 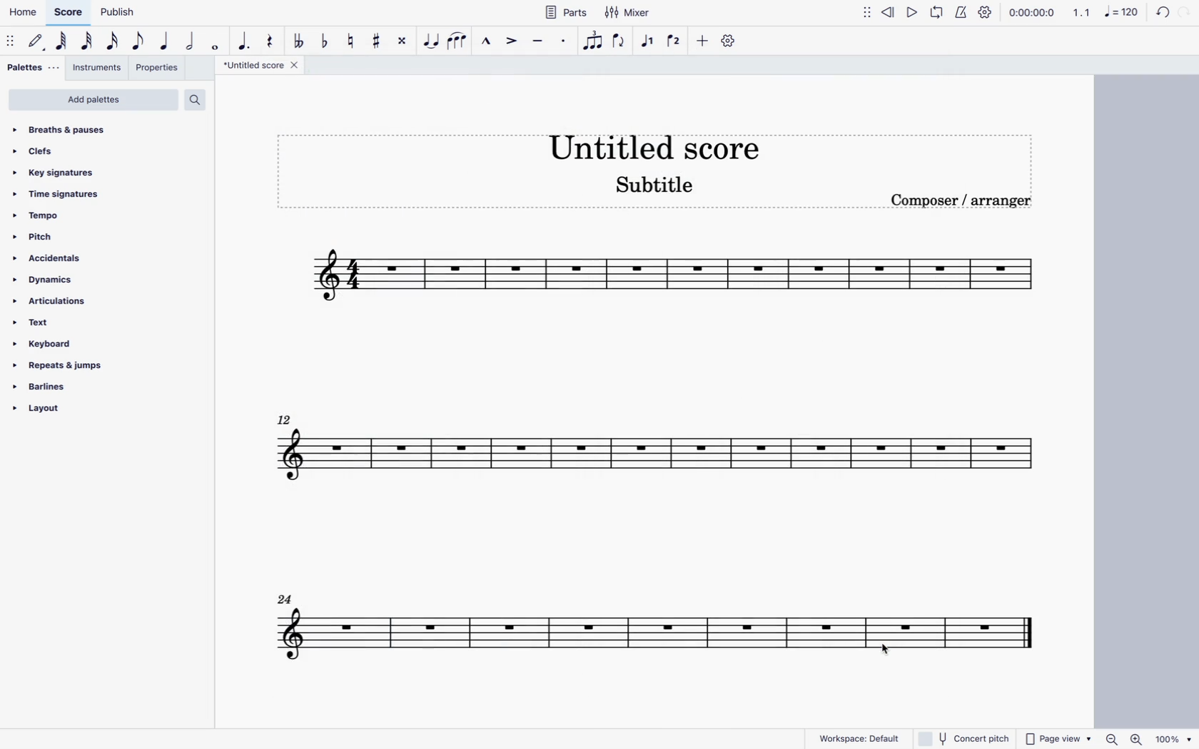 I want to click on instruments, so click(x=96, y=67).